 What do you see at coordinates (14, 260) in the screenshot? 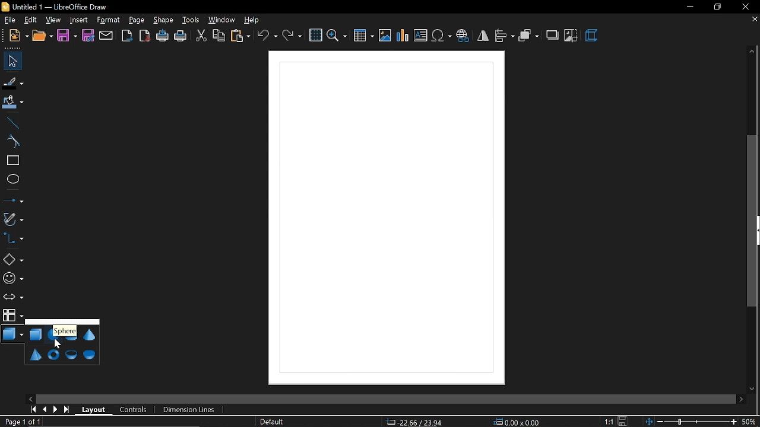
I see `basic shapes` at bounding box center [14, 260].